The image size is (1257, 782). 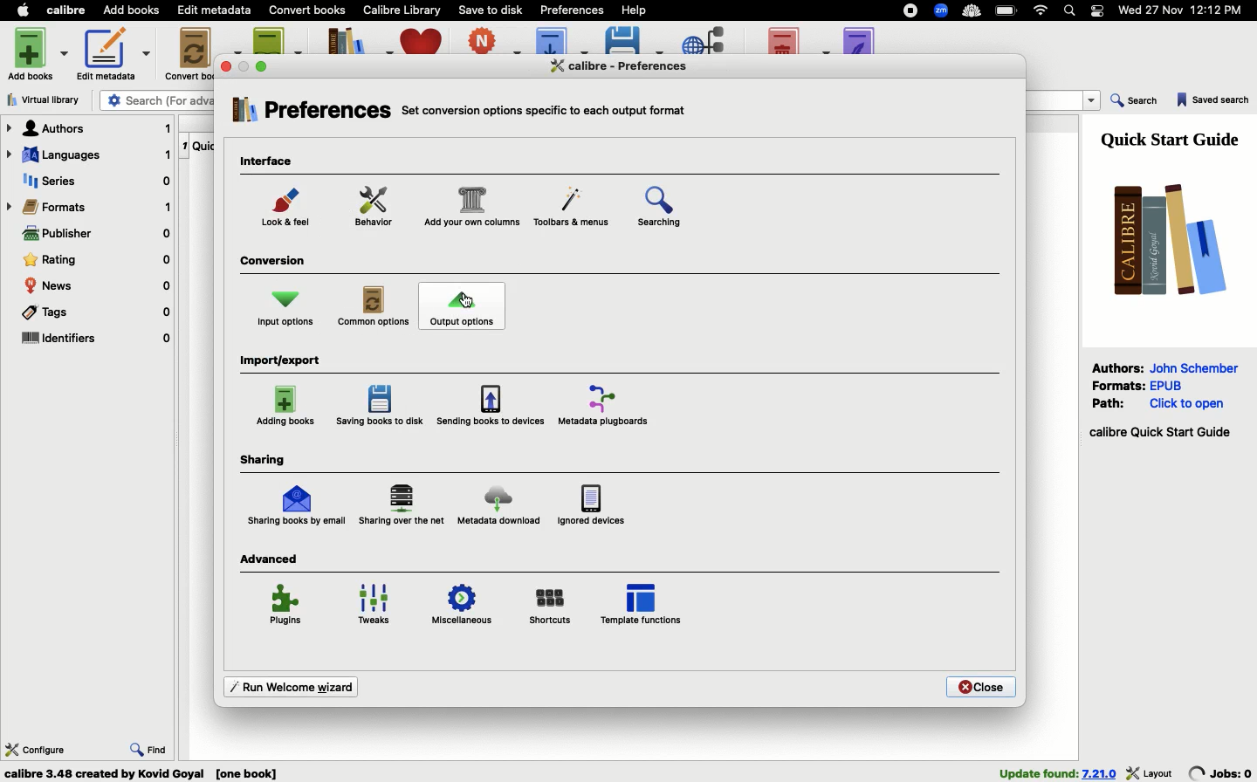 I want to click on Tags, so click(x=94, y=315).